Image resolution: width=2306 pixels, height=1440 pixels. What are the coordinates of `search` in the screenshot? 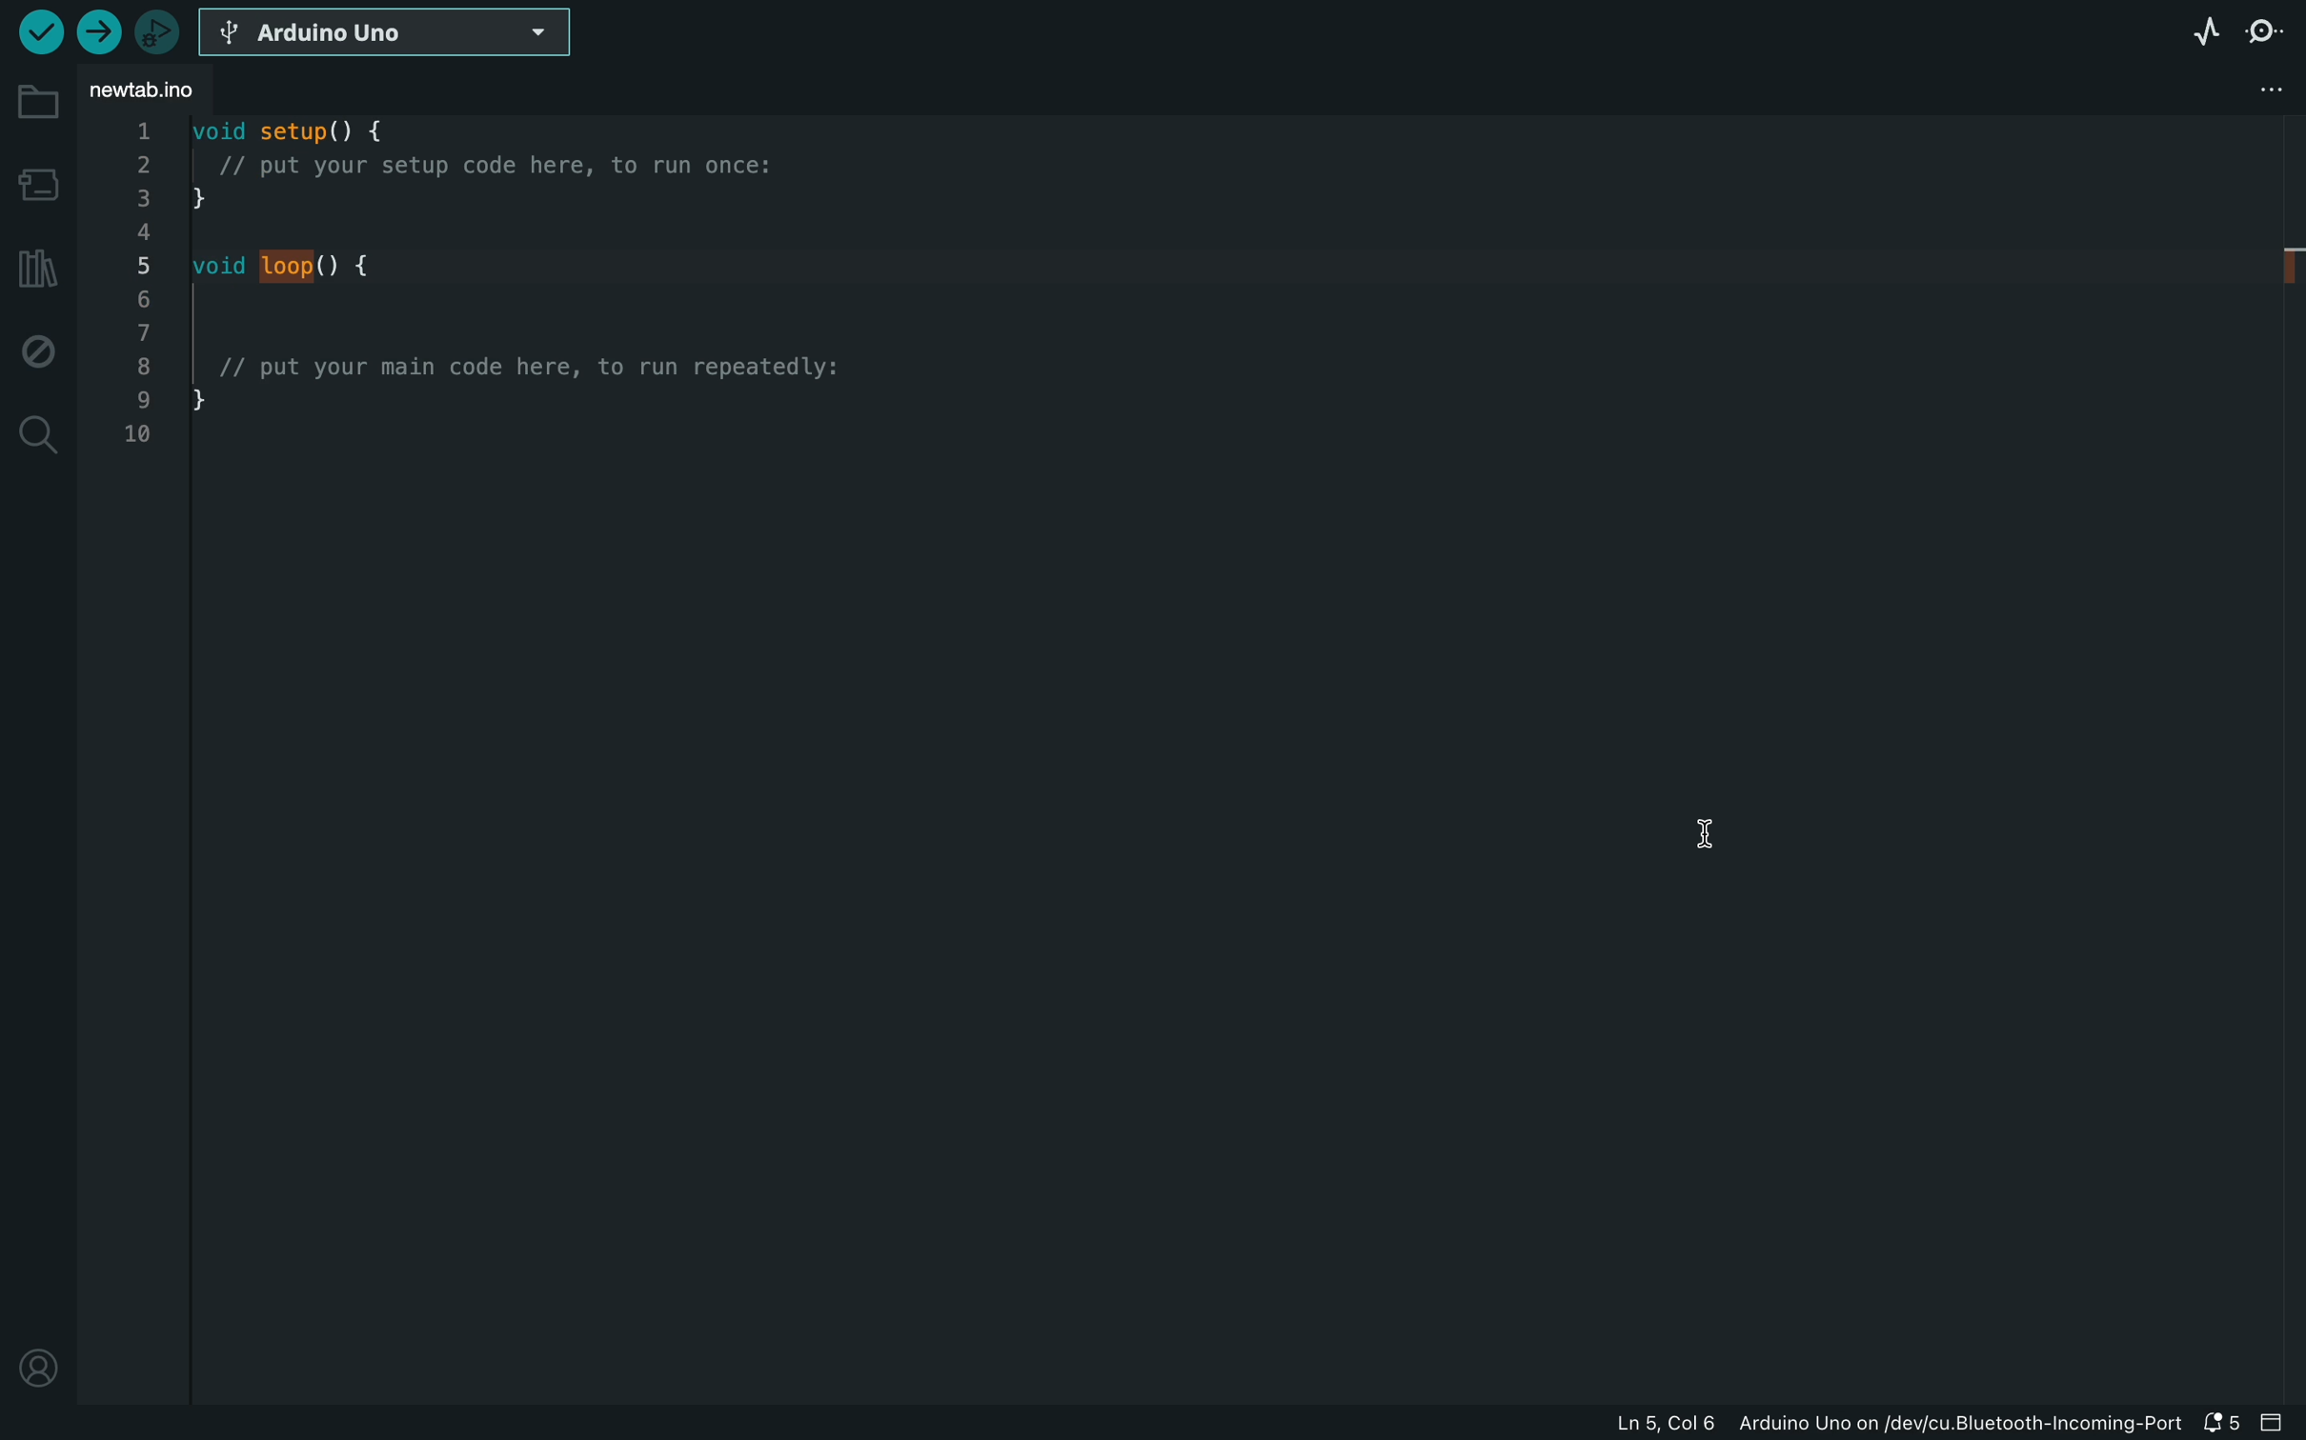 It's located at (38, 435).